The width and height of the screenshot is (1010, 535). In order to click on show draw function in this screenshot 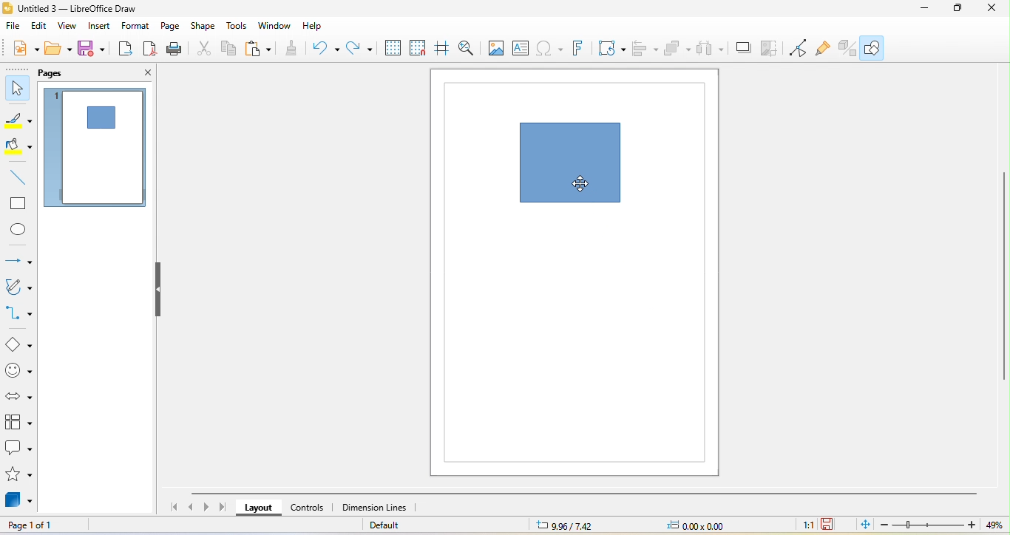, I will do `click(878, 50)`.